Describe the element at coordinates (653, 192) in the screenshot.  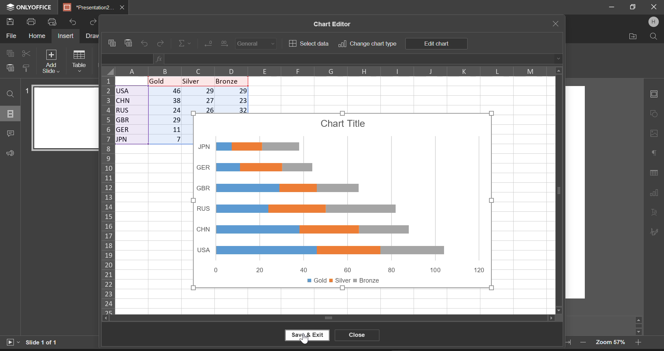
I see `Chart Settings` at that location.